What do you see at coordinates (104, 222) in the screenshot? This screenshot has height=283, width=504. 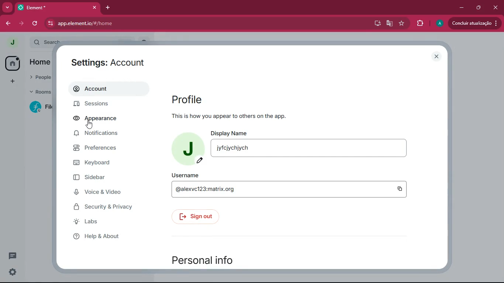 I see `labs` at bounding box center [104, 222].